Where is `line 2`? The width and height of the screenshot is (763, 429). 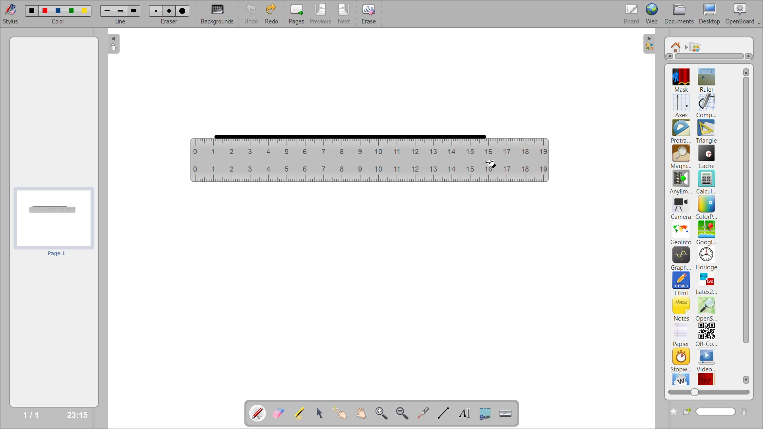 line 2 is located at coordinates (120, 11).